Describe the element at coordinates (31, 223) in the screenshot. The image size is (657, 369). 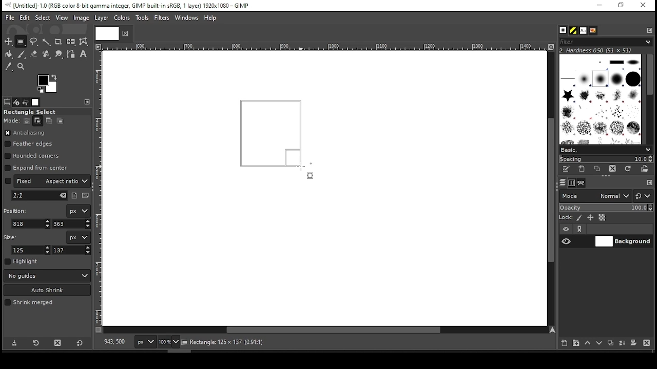
I see `x` at that location.